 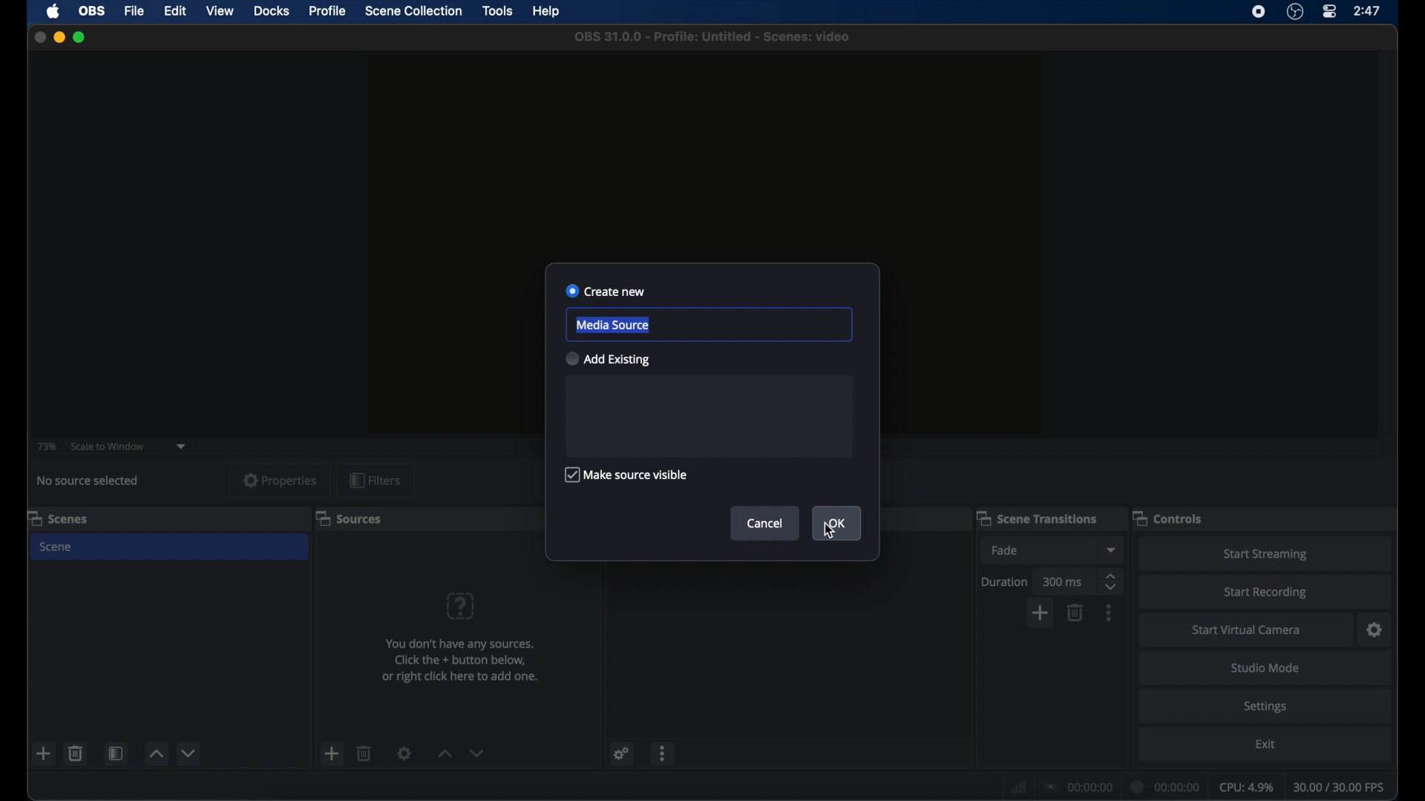 What do you see at coordinates (415, 11) in the screenshot?
I see `scene collection` at bounding box center [415, 11].